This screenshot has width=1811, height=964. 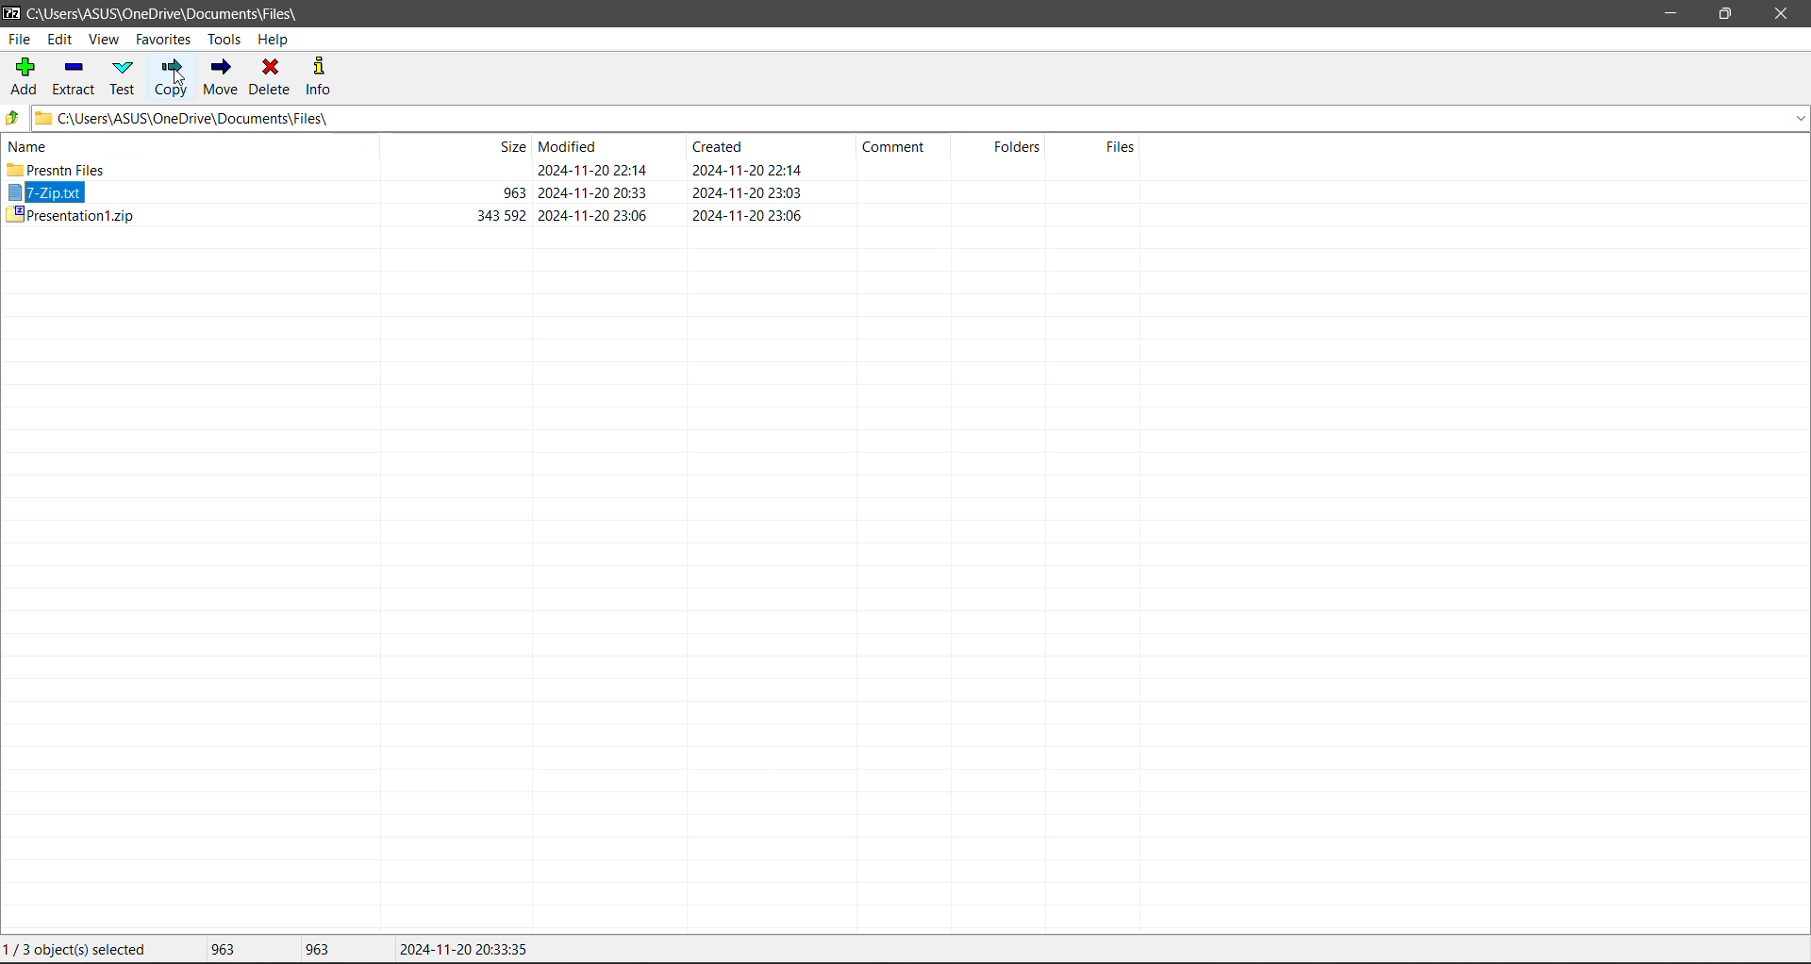 I want to click on File, so click(x=18, y=39).